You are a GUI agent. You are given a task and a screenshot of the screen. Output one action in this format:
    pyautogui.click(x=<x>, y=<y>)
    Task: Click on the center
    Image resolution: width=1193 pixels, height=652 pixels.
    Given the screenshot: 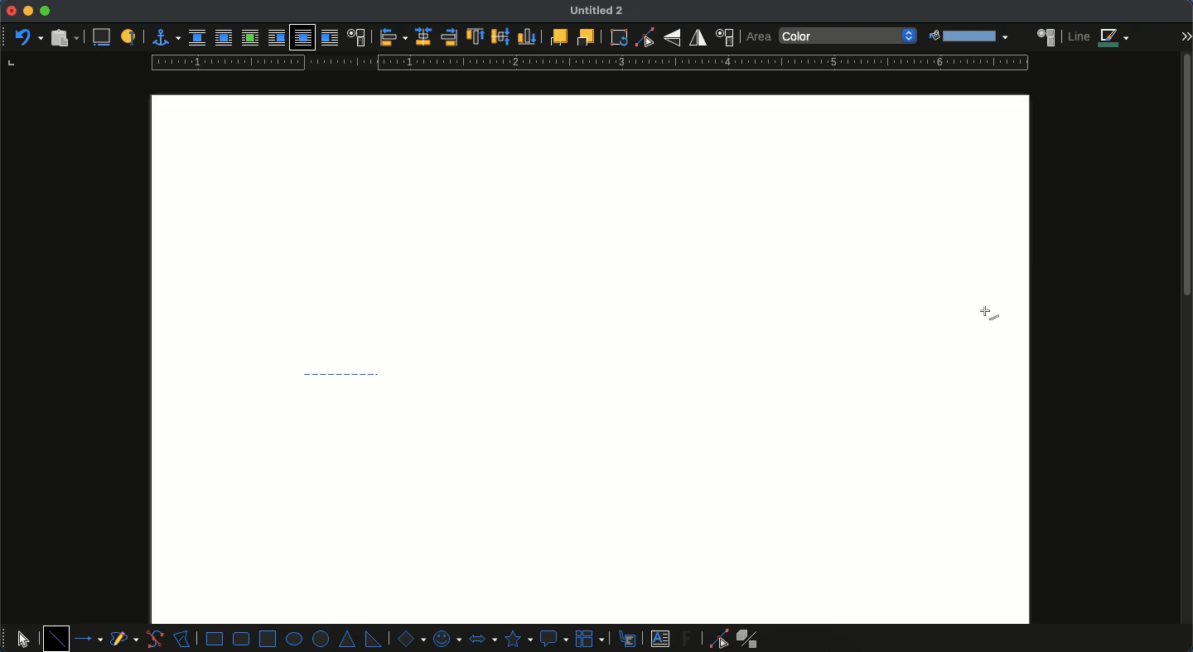 What is the action you would take?
    pyautogui.click(x=423, y=36)
    